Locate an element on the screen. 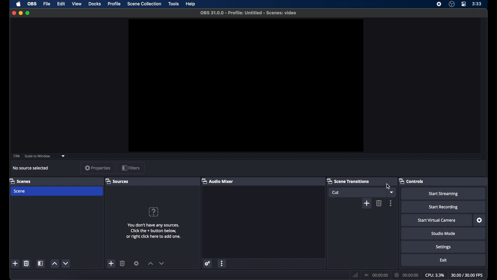  close is located at coordinates (14, 13).